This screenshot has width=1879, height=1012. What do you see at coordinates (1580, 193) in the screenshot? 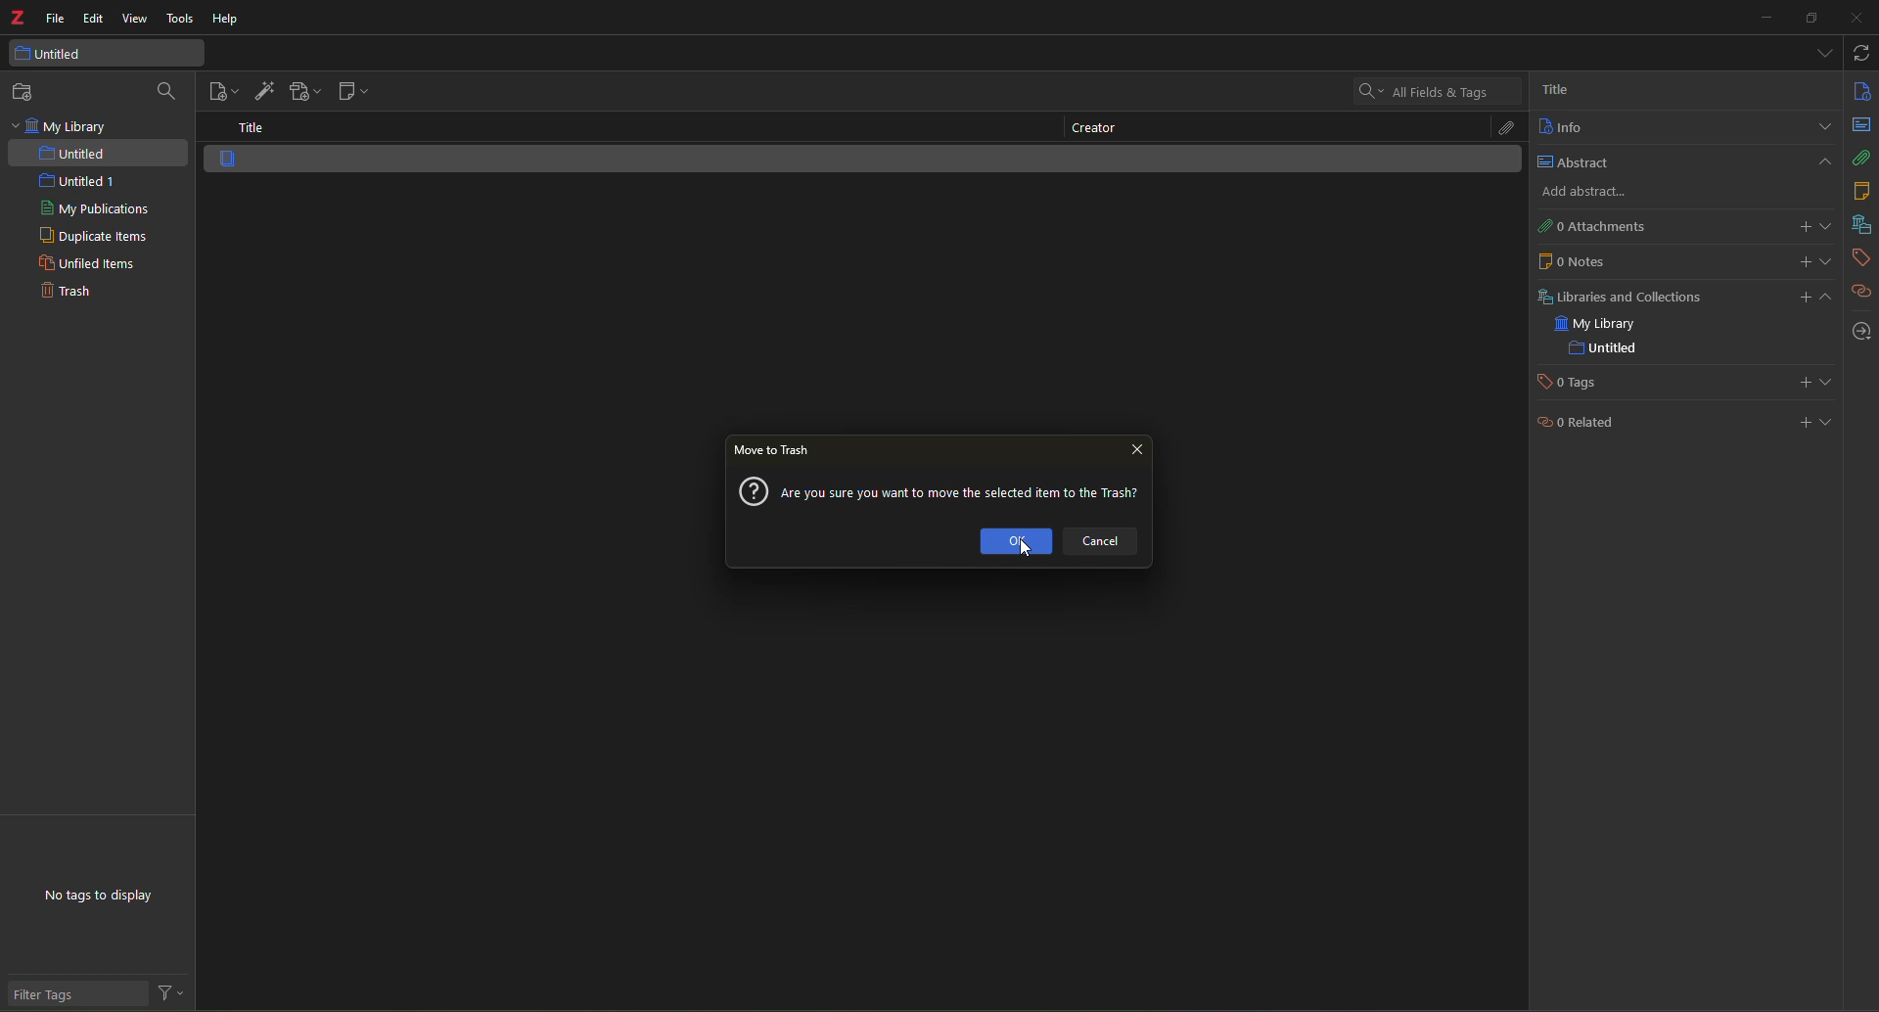
I see `add` at bounding box center [1580, 193].